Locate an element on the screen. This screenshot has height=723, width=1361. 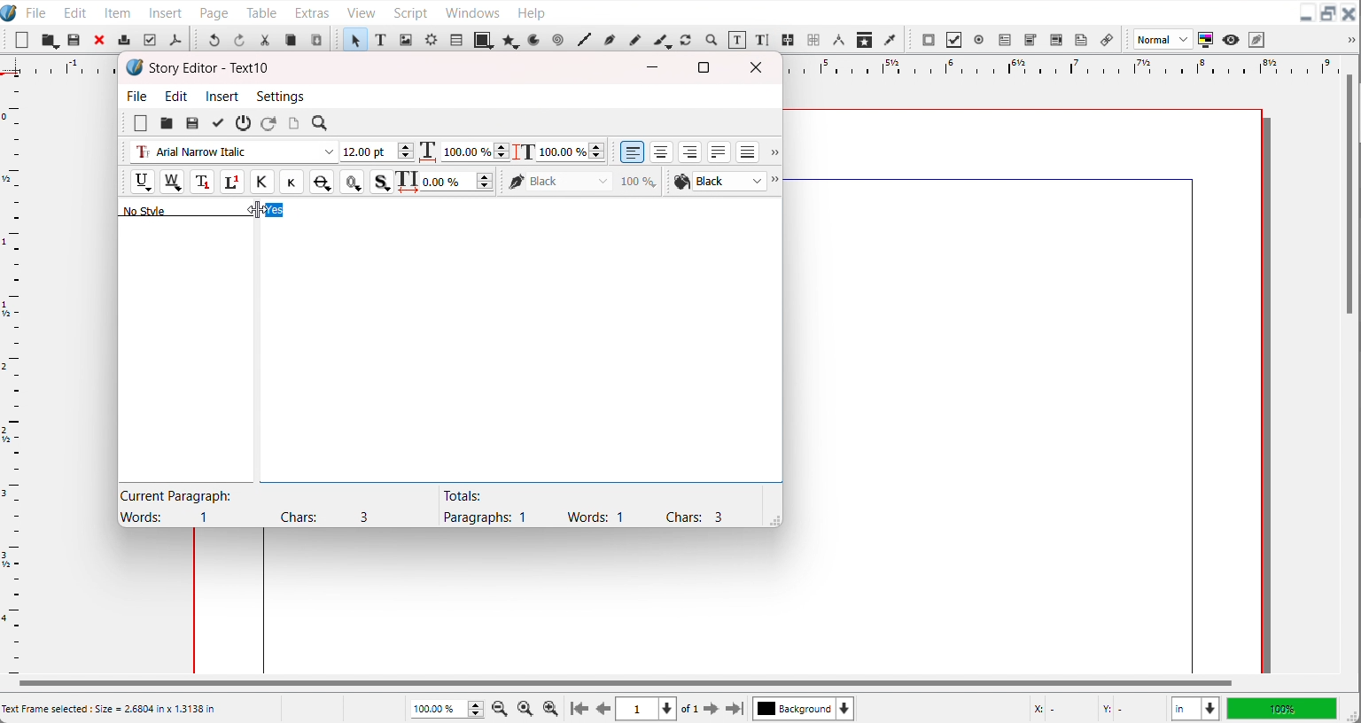
Spiral is located at coordinates (556, 40).